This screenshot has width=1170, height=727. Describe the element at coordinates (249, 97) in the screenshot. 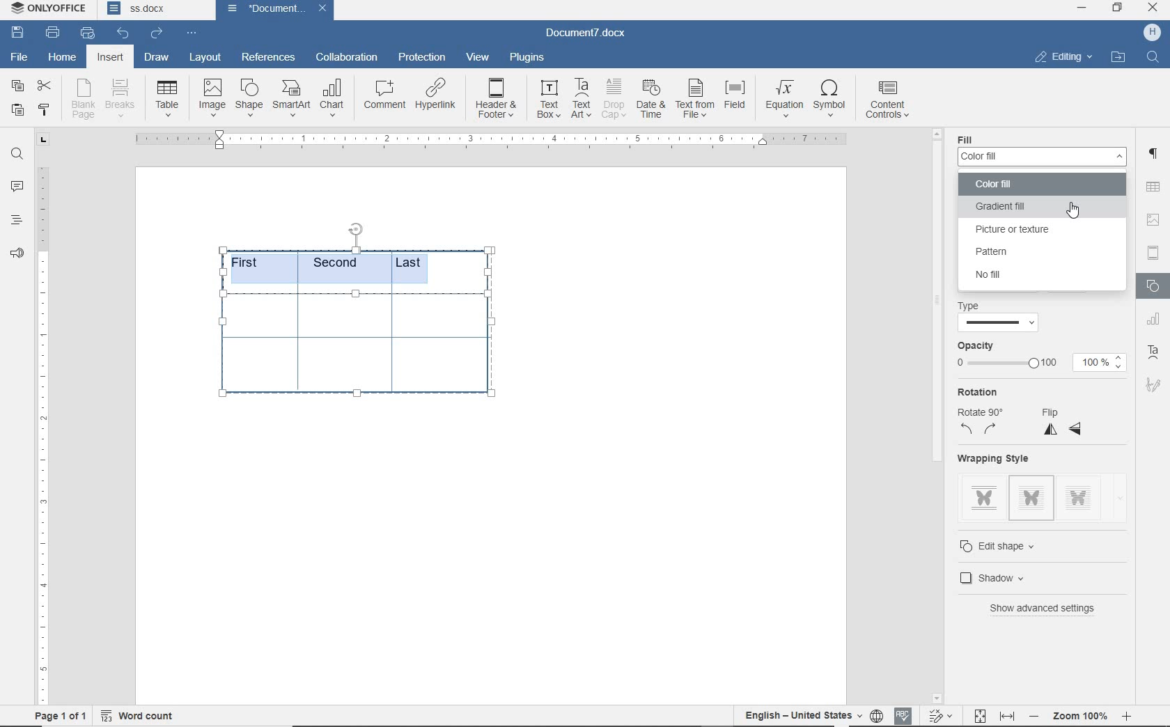

I see `shape` at that location.